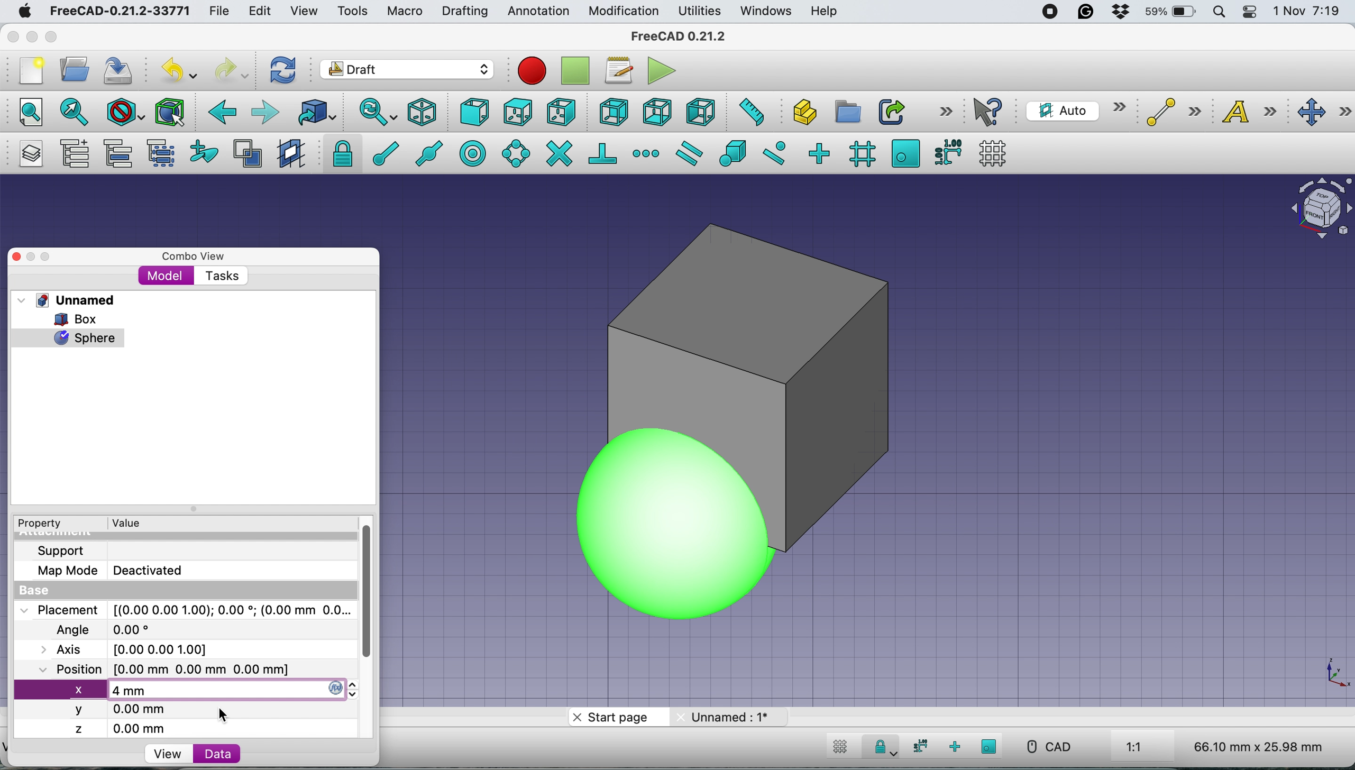 This screenshot has width=1355, height=770. What do you see at coordinates (194, 256) in the screenshot?
I see `combo view` at bounding box center [194, 256].